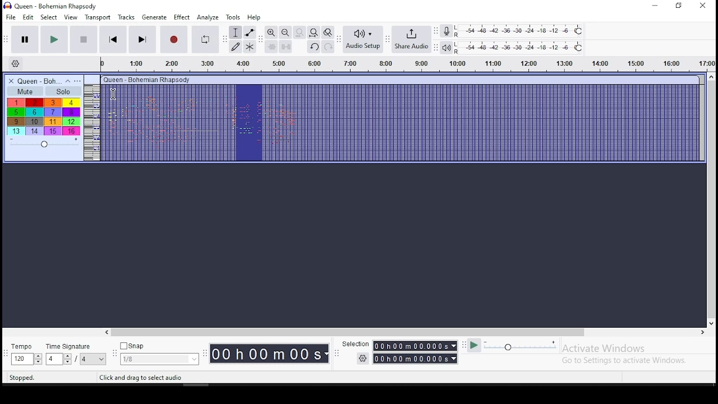 Image resolution: width=718 pixels, height=404 pixels. I want to click on transport, so click(97, 17).